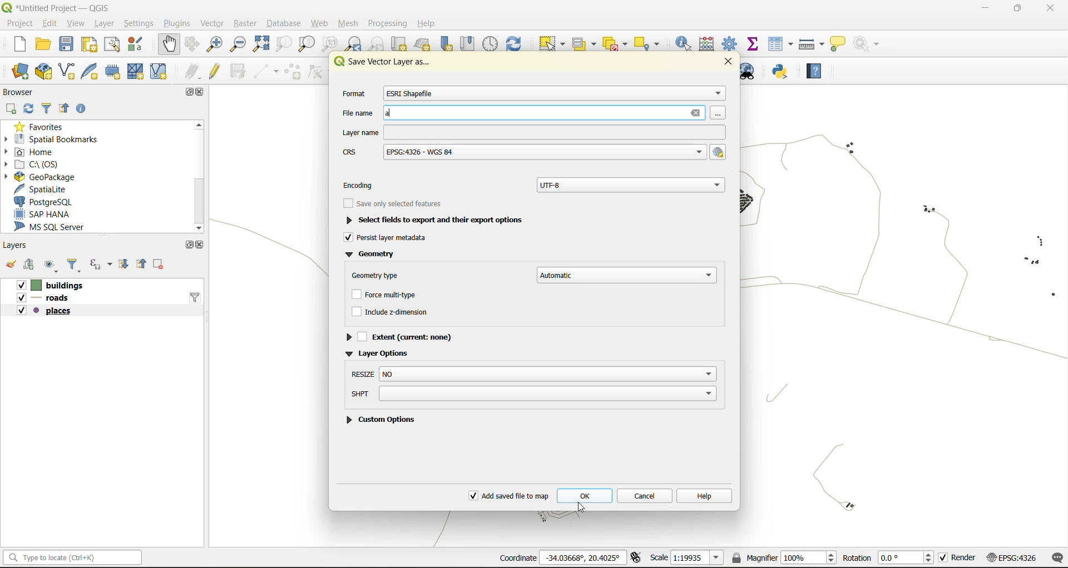  Describe the element at coordinates (398, 313) in the screenshot. I see `2-dimension` at that location.